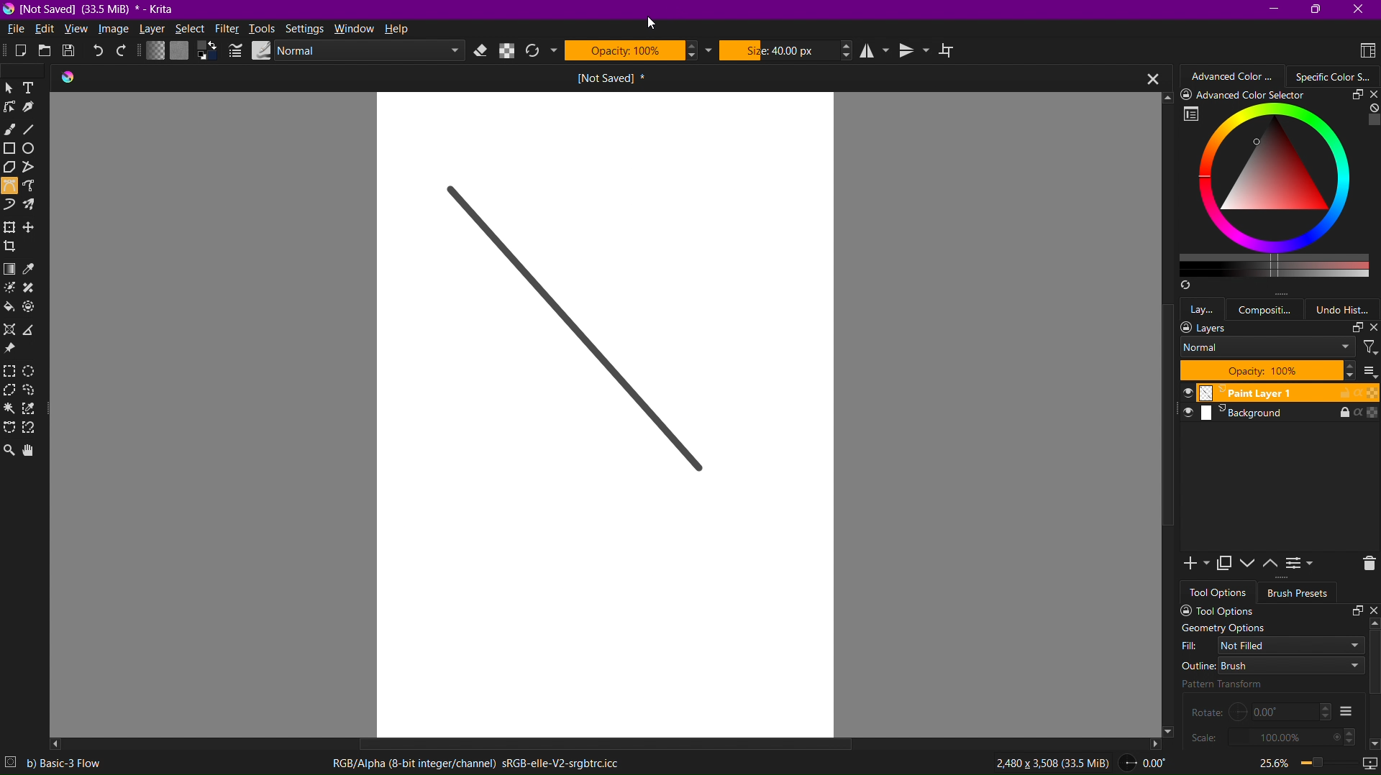  What do you see at coordinates (33, 449) in the screenshot?
I see `Pan Tool` at bounding box center [33, 449].